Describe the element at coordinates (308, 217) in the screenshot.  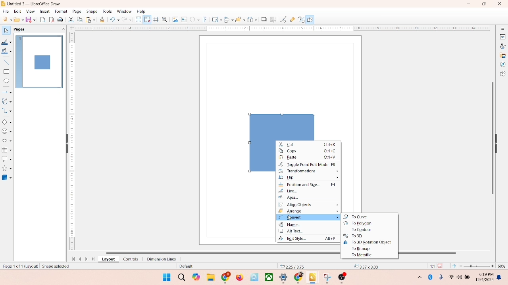
I see `insert` at that location.